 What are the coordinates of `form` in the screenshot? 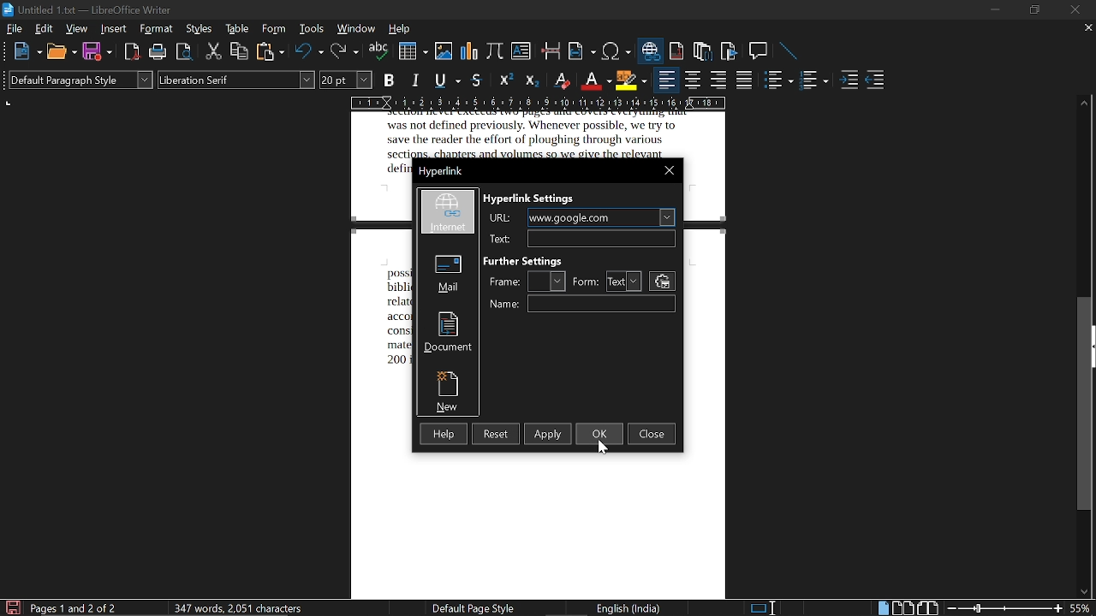 It's located at (275, 30).